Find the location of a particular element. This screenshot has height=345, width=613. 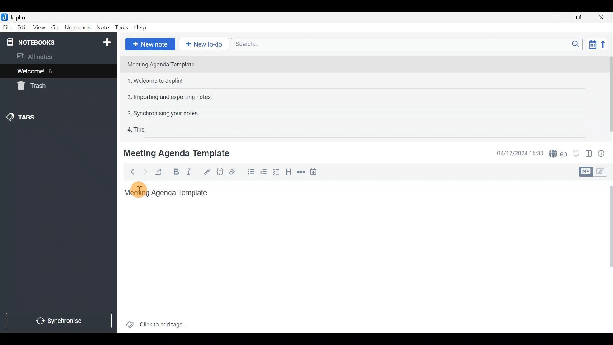

4. Tips is located at coordinates (137, 129).